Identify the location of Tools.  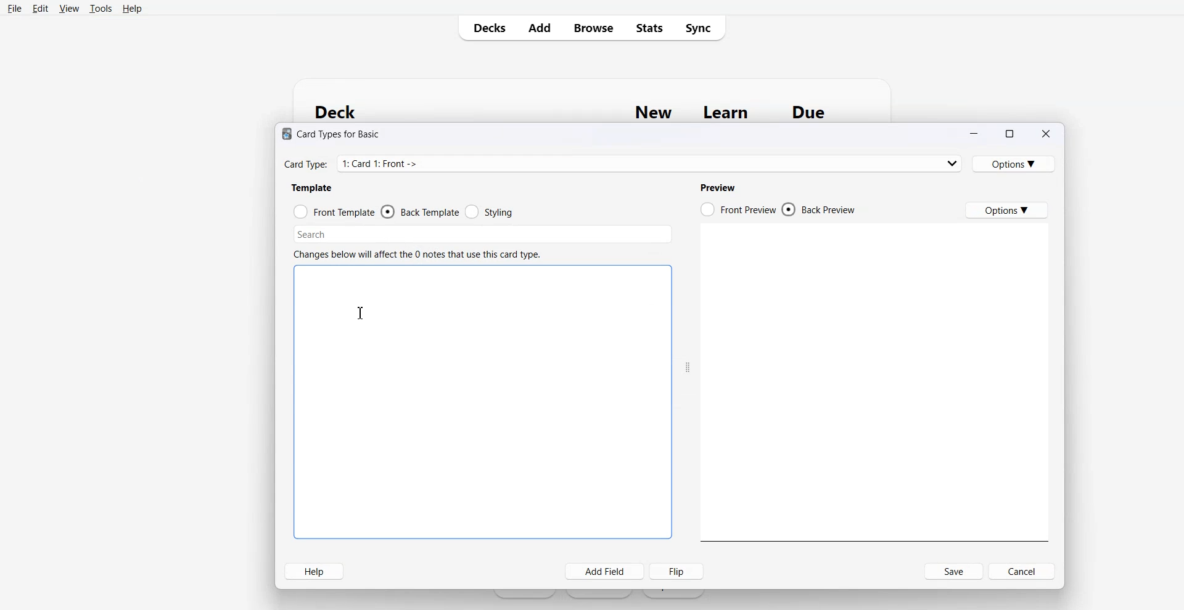
(101, 8).